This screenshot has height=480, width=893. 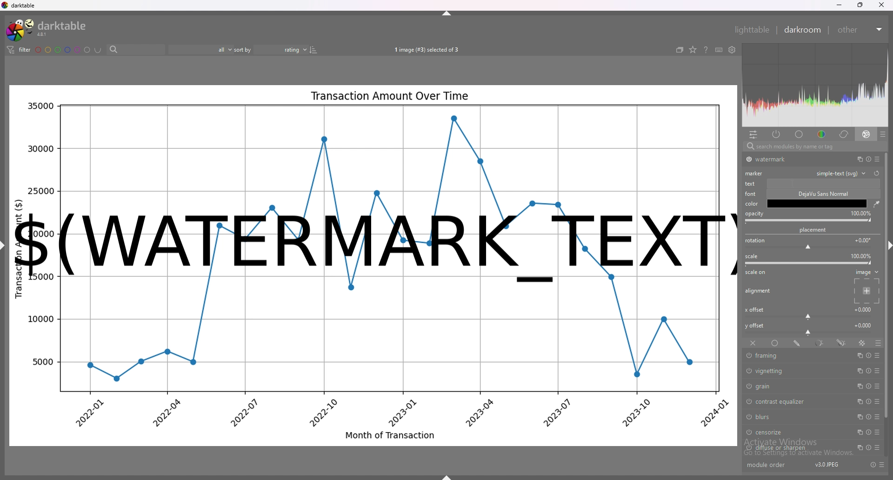 What do you see at coordinates (795, 356) in the screenshot?
I see `framing` at bounding box center [795, 356].